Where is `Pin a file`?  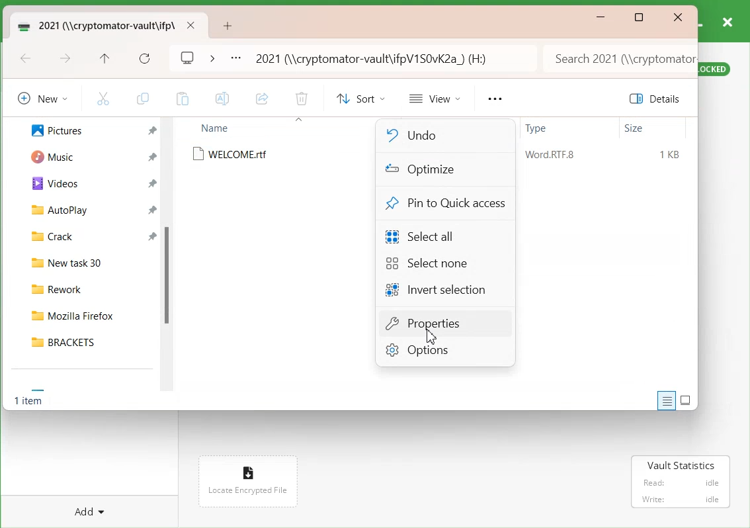 Pin a file is located at coordinates (153, 183).